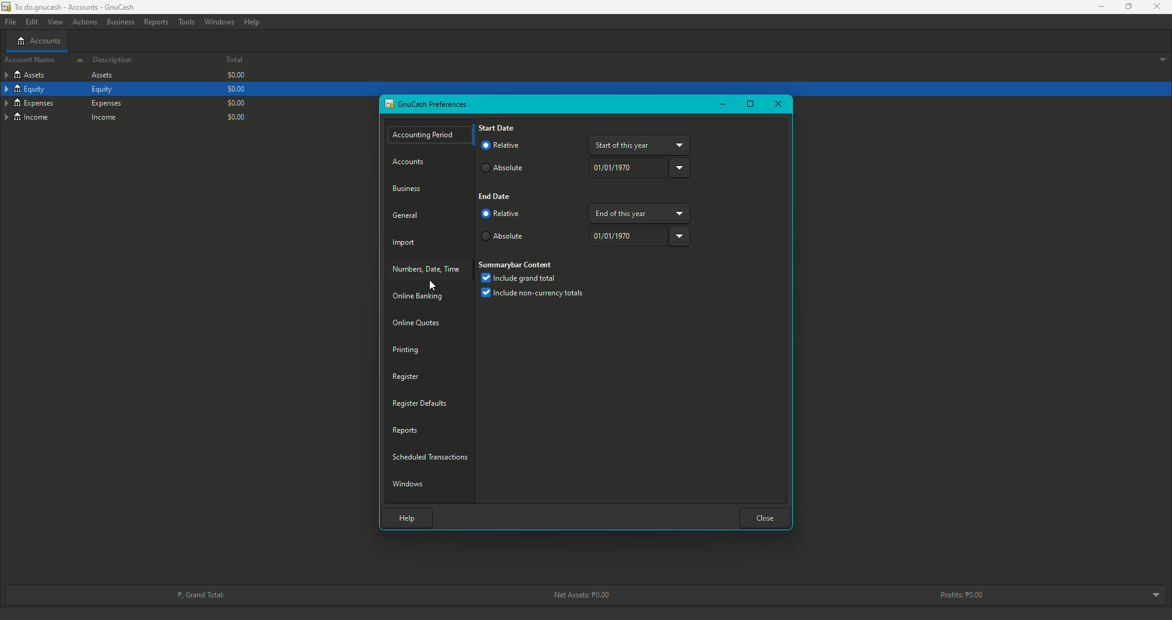 The height and width of the screenshot is (620, 1172). What do you see at coordinates (407, 350) in the screenshot?
I see `Printing` at bounding box center [407, 350].